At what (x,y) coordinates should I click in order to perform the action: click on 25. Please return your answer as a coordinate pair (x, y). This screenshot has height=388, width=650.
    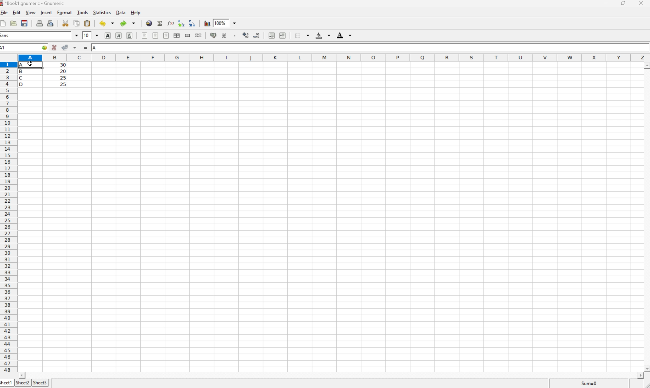
    Looking at the image, I should click on (63, 77).